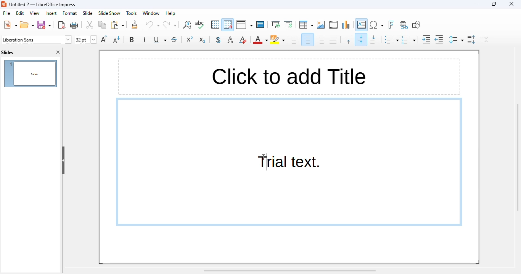  What do you see at coordinates (243, 40) in the screenshot?
I see `clear direct formatting` at bounding box center [243, 40].